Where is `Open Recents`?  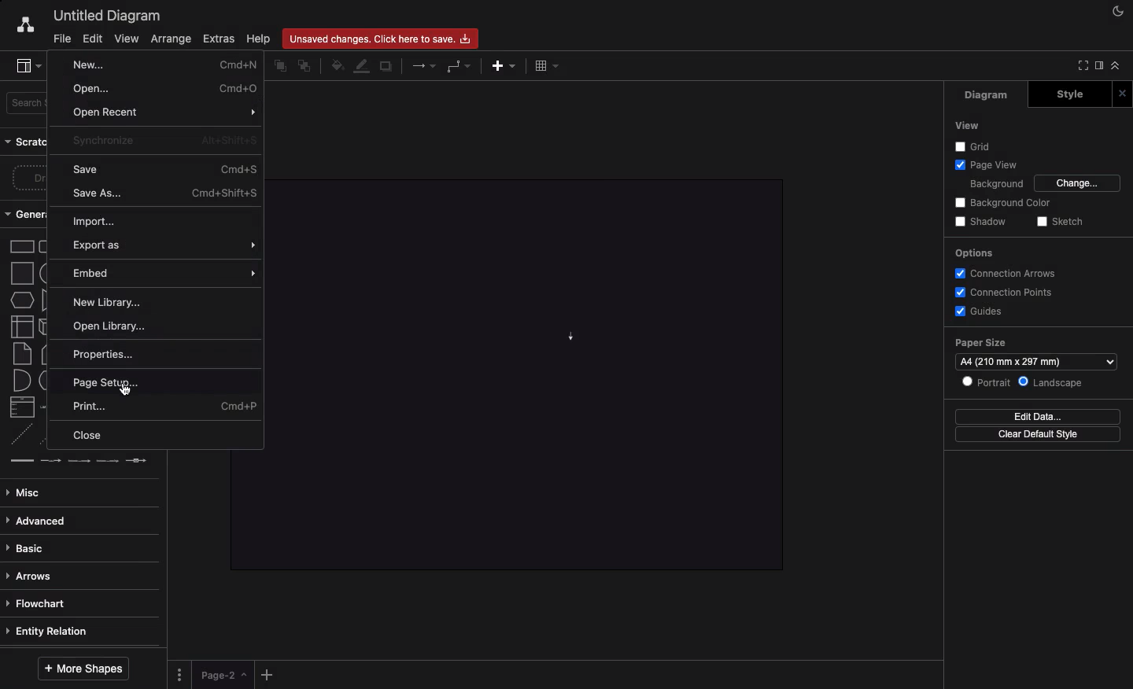
Open Recents is located at coordinates (107, 112).